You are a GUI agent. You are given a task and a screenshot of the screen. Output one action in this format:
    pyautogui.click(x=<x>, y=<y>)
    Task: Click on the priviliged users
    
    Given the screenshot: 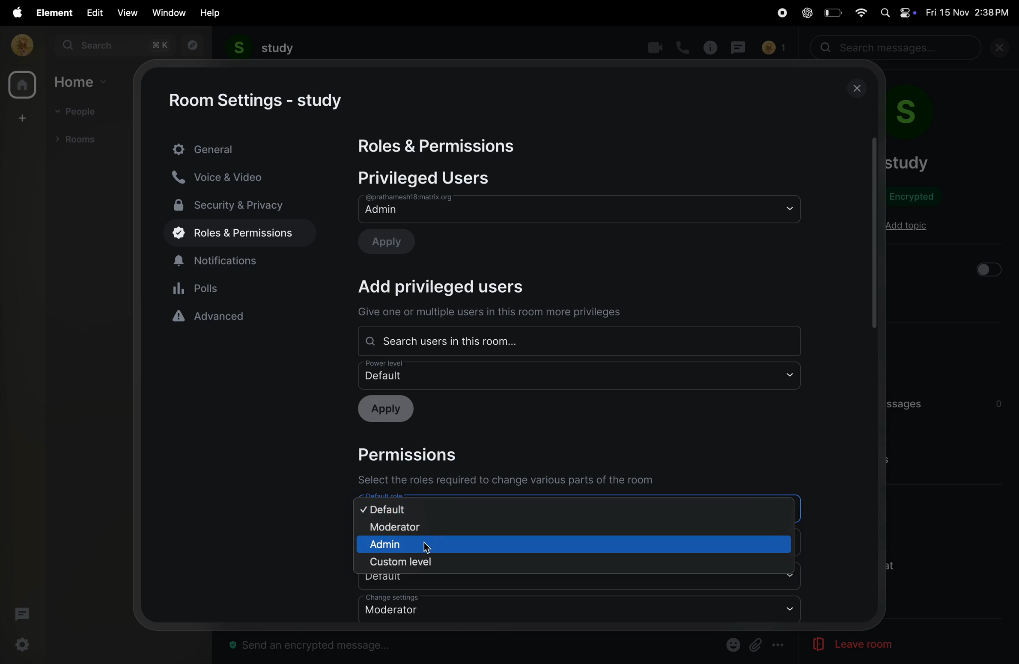 What is the action you would take?
    pyautogui.click(x=433, y=178)
    